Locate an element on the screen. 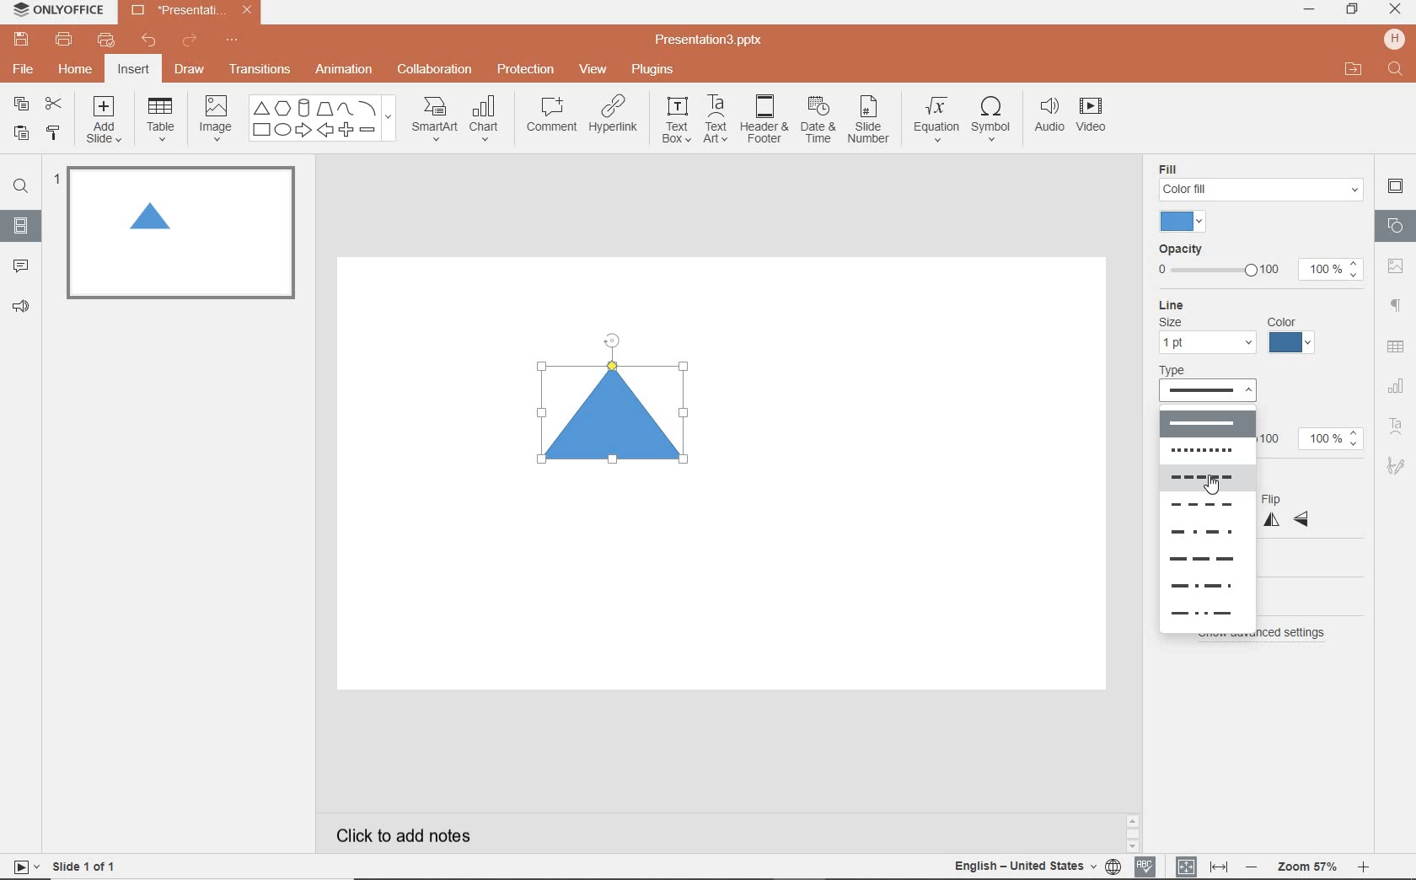 This screenshot has width=1416, height=880. FIT TO WIDTH is located at coordinates (1218, 867).